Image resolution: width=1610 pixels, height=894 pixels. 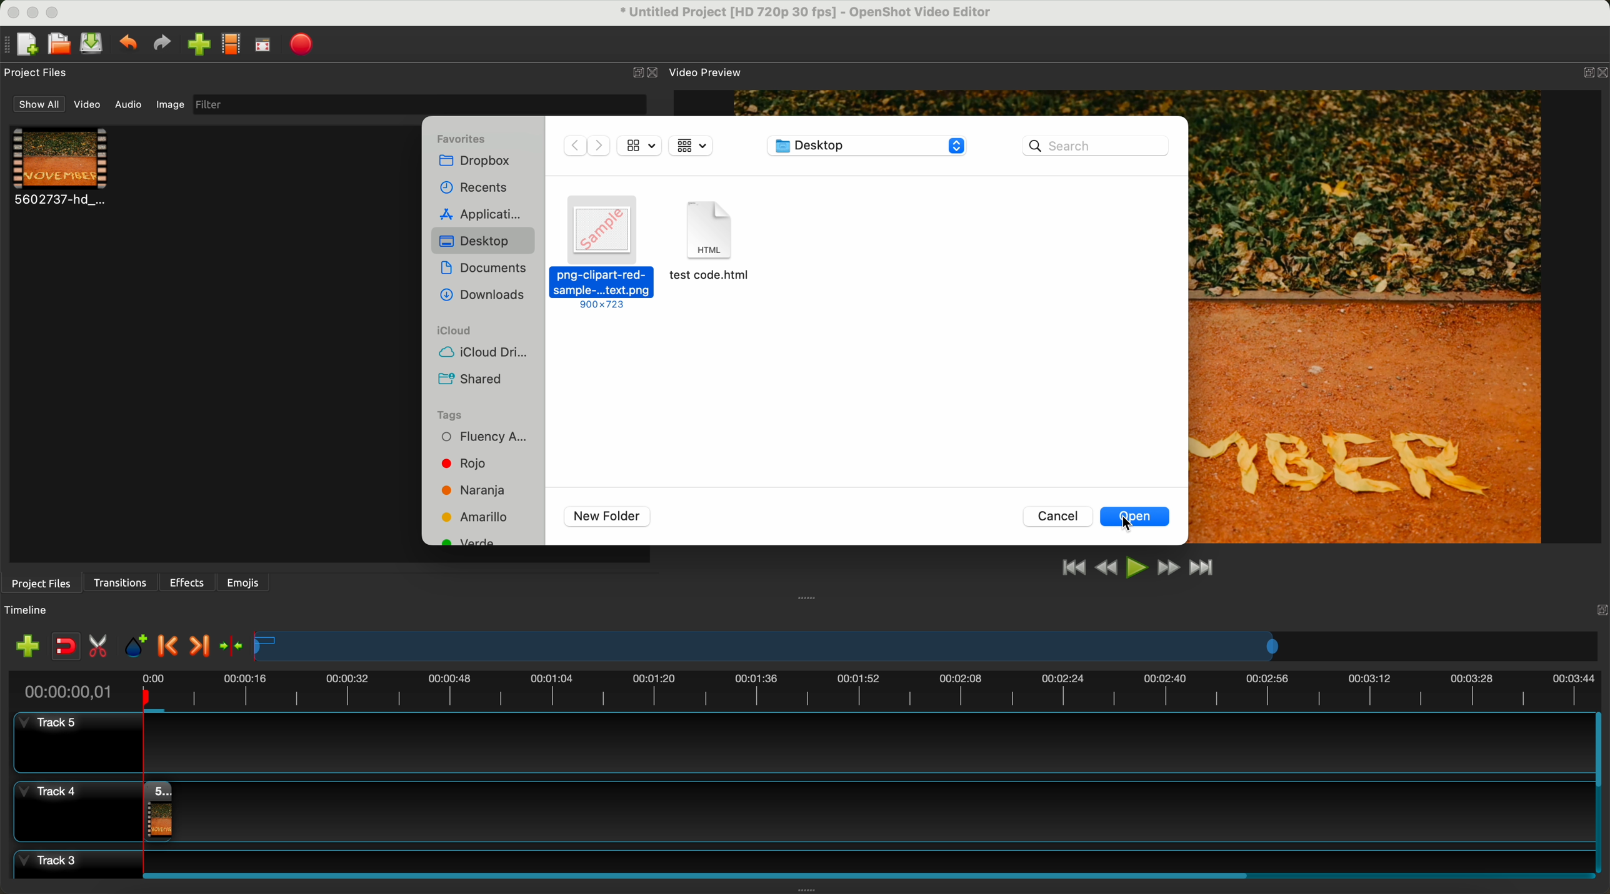 I want to click on redo, so click(x=165, y=45).